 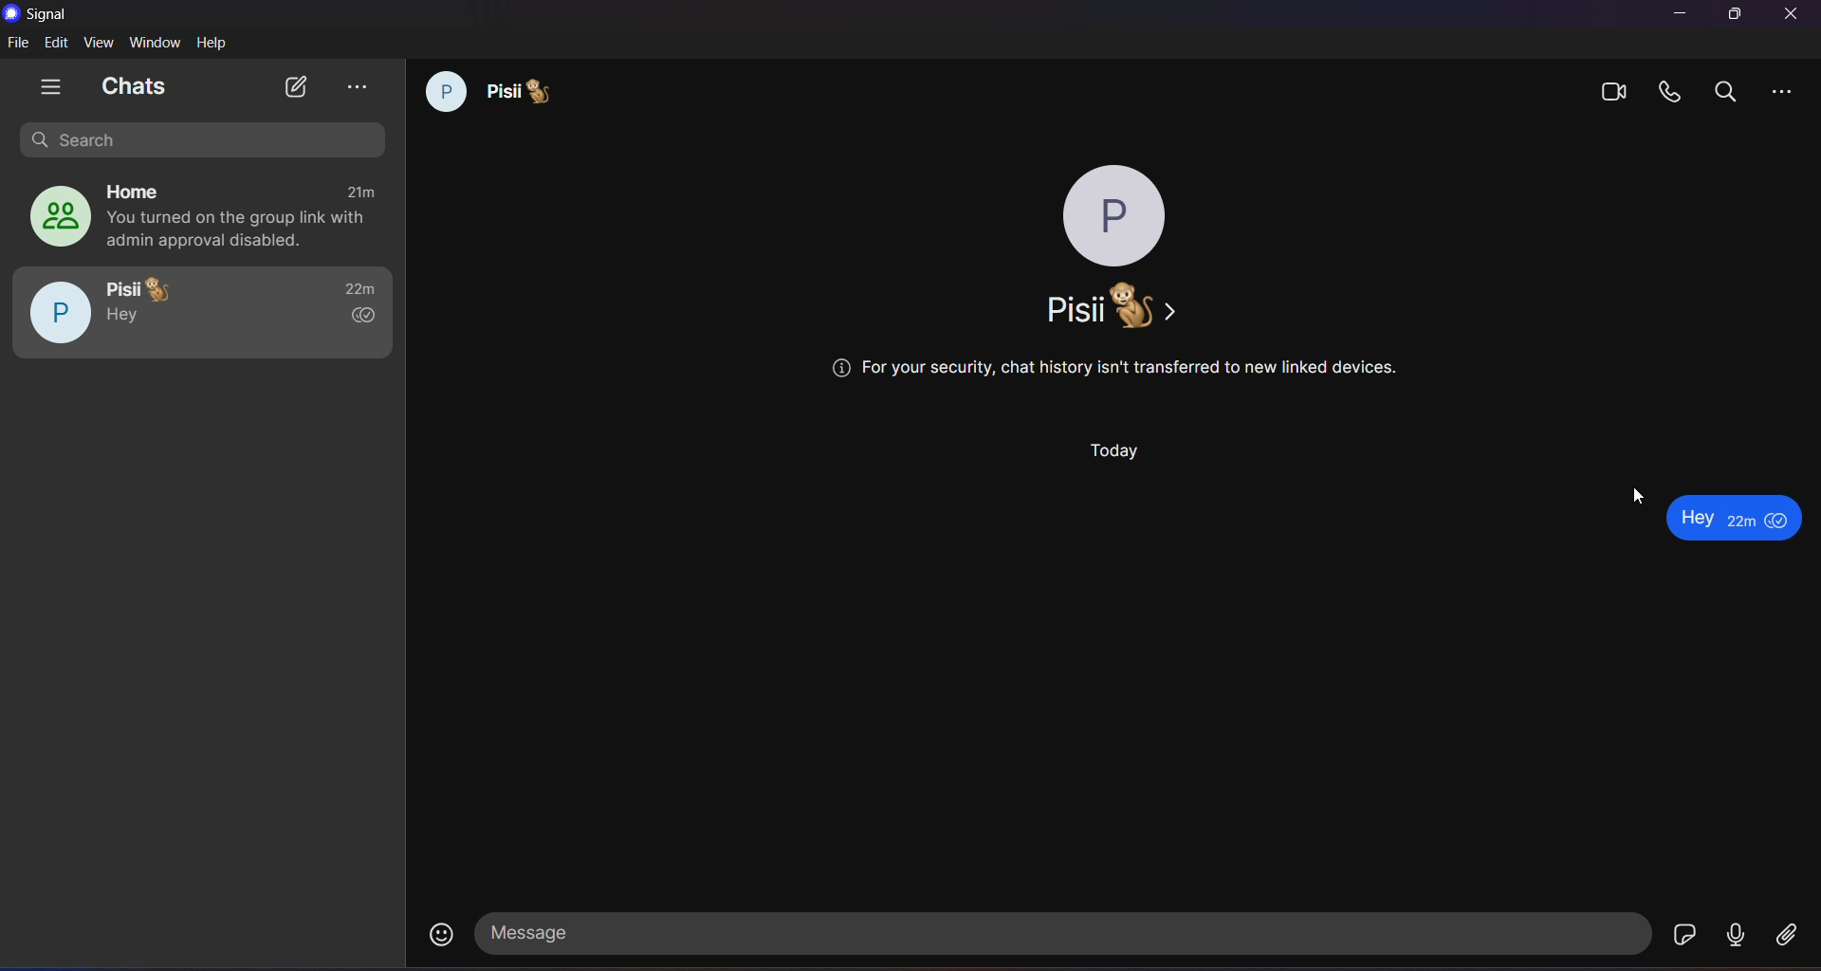 I want to click on message, so click(x=1064, y=934).